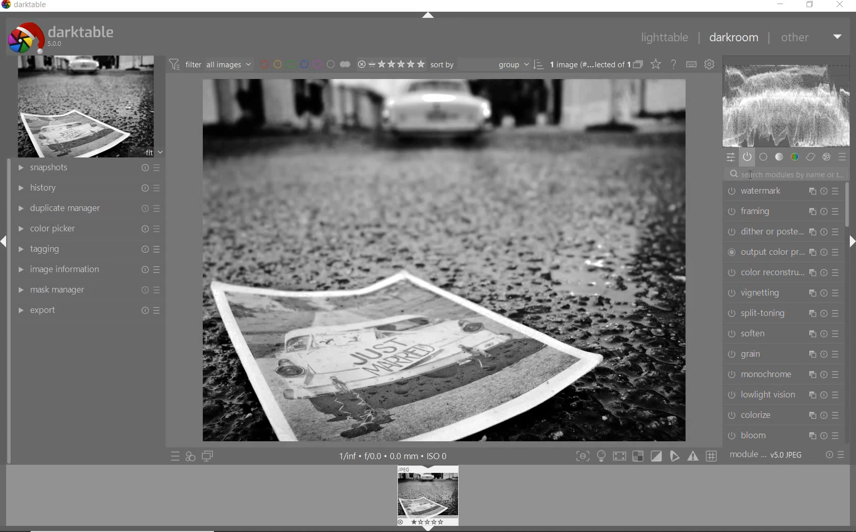  I want to click on lowlight vision, so click(782, 395).